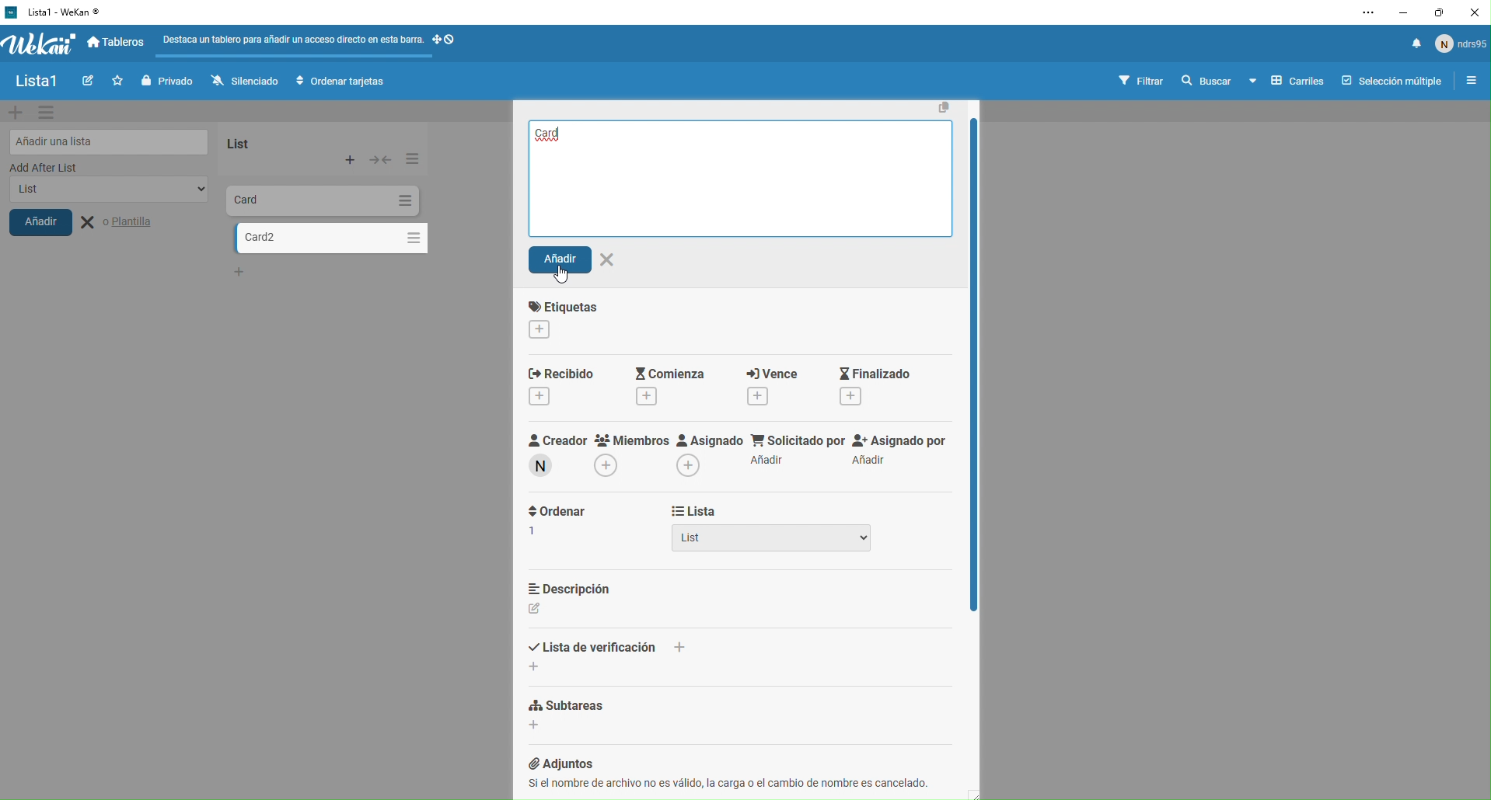 Image resolution: width=1491 pixels, height=800 pixels. Describe the element at coordinates (1440, 12) in the screenshot. I see `maximise` at that location.